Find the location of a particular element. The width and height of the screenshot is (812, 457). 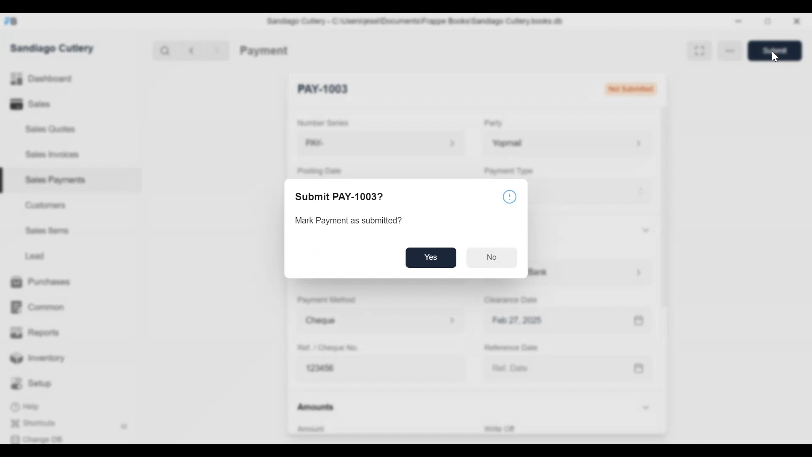

No is located at coordinates (491, 258).